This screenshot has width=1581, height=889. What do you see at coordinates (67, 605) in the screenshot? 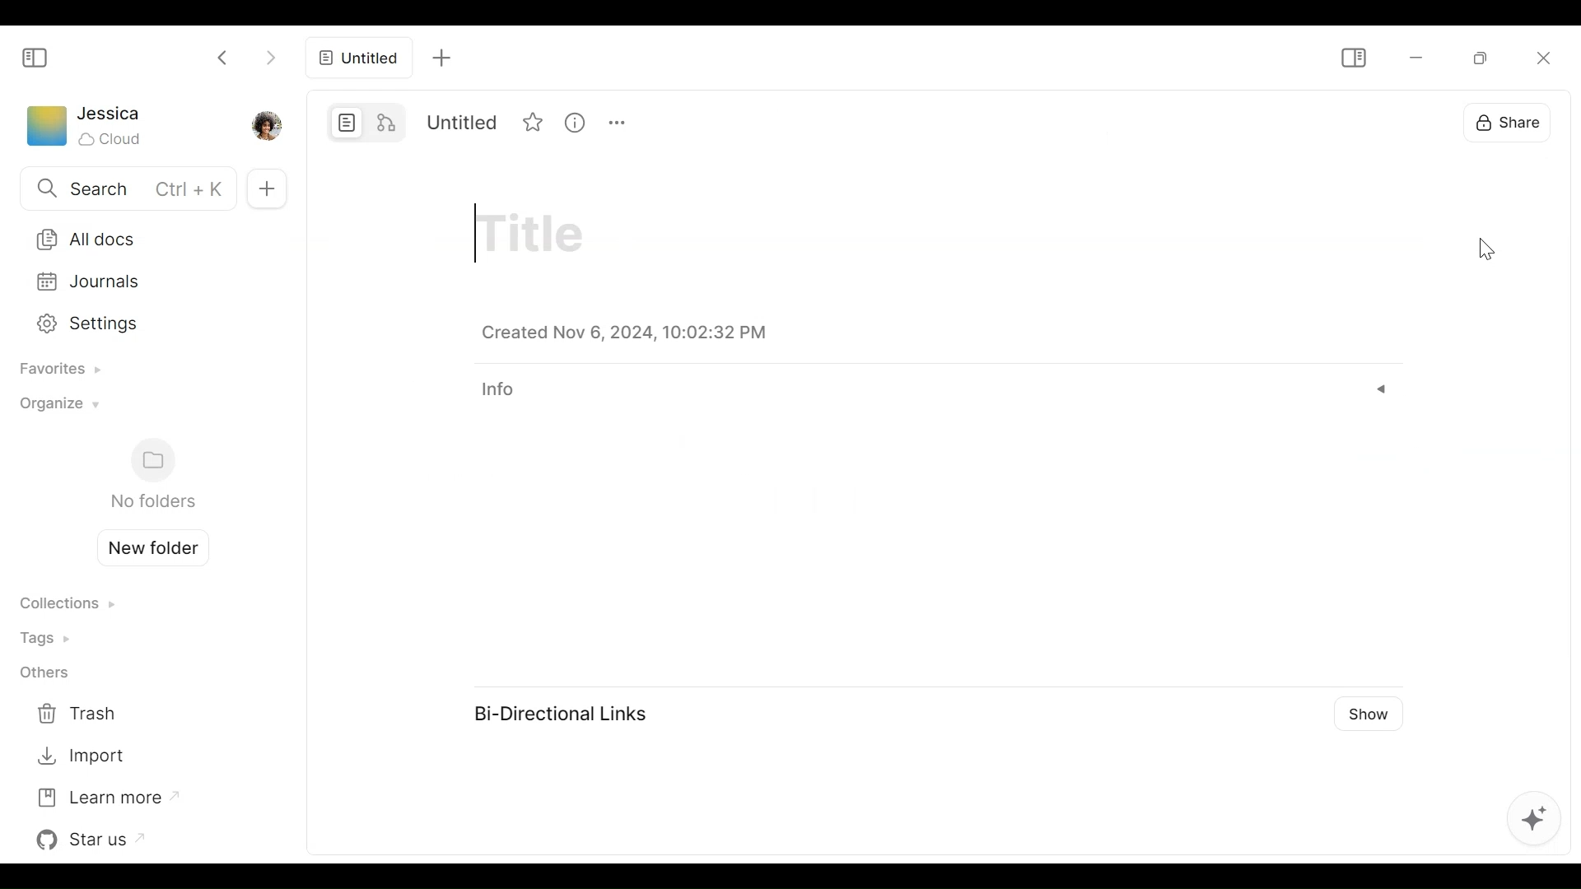
I see `Collections` at bounding box center [67, 605].